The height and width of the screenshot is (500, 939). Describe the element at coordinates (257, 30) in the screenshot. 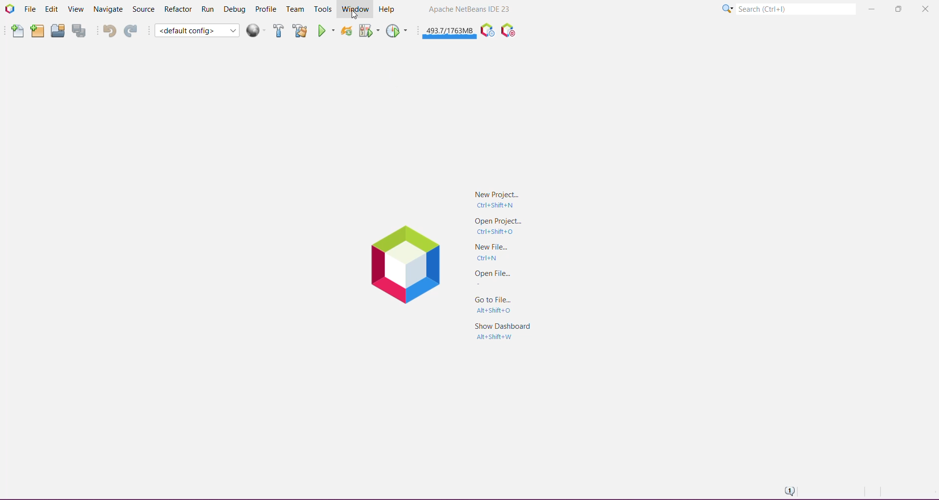

I see `` at that location.